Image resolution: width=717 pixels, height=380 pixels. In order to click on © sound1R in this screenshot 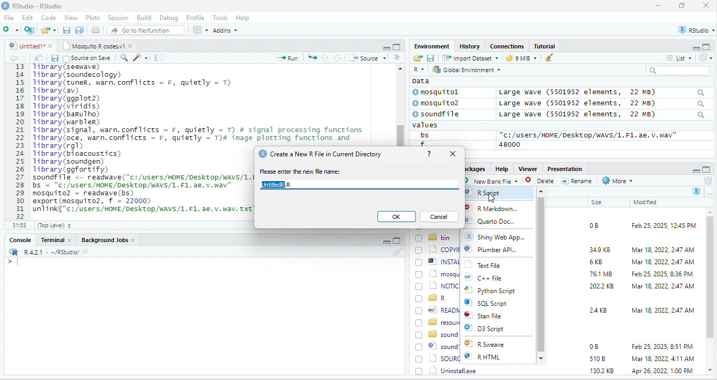, I will do `click(437, 347)`.